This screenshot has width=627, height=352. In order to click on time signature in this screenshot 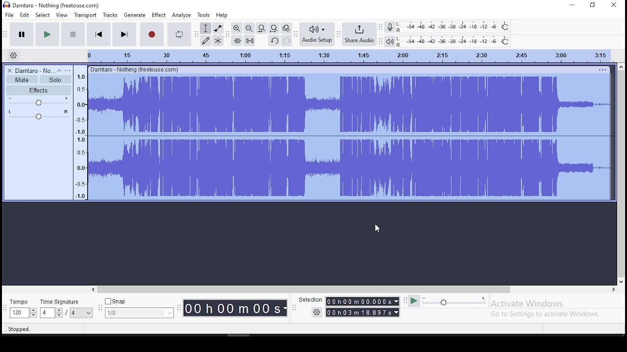, I will do `click(67, 307)`.